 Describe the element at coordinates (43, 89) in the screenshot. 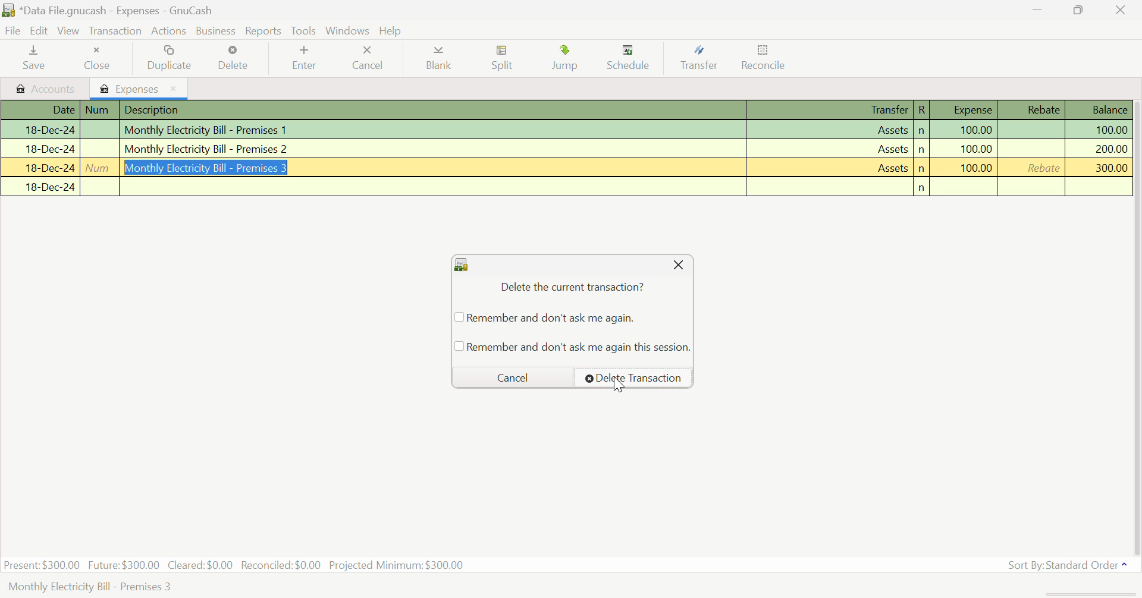

I see `Accounts` at that location.